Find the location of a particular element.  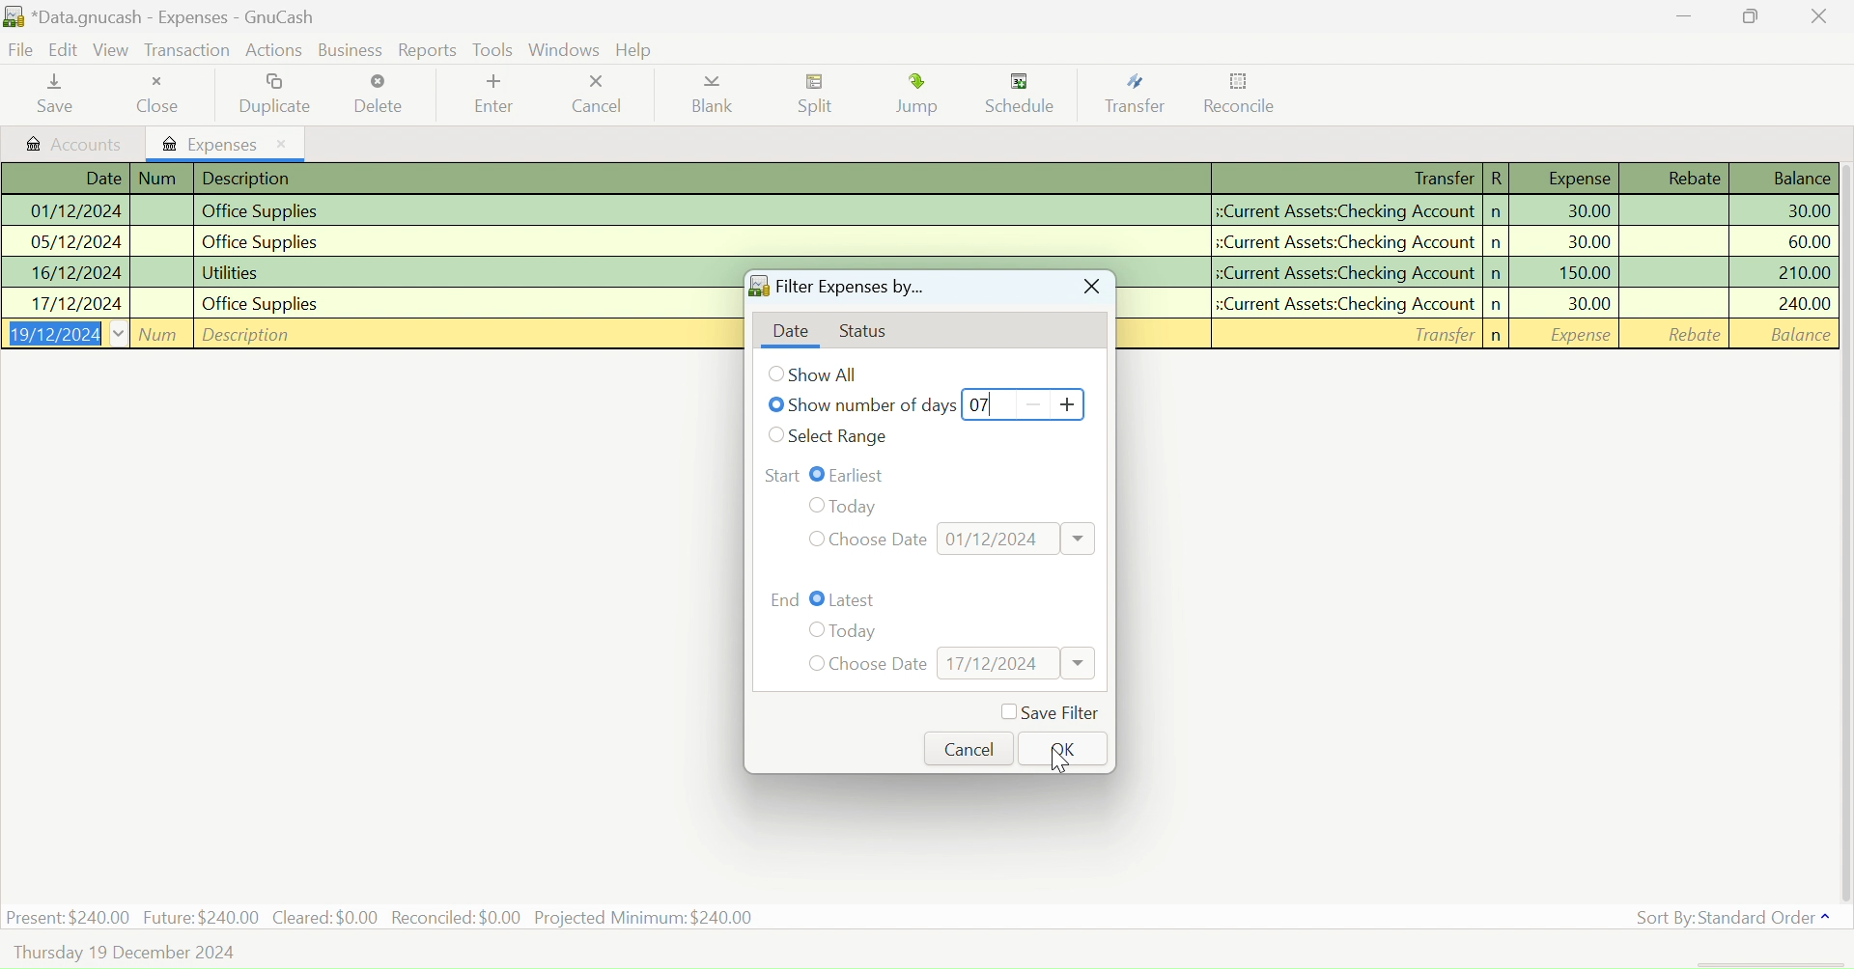

Show number of days is located at coordinates (874, 407).